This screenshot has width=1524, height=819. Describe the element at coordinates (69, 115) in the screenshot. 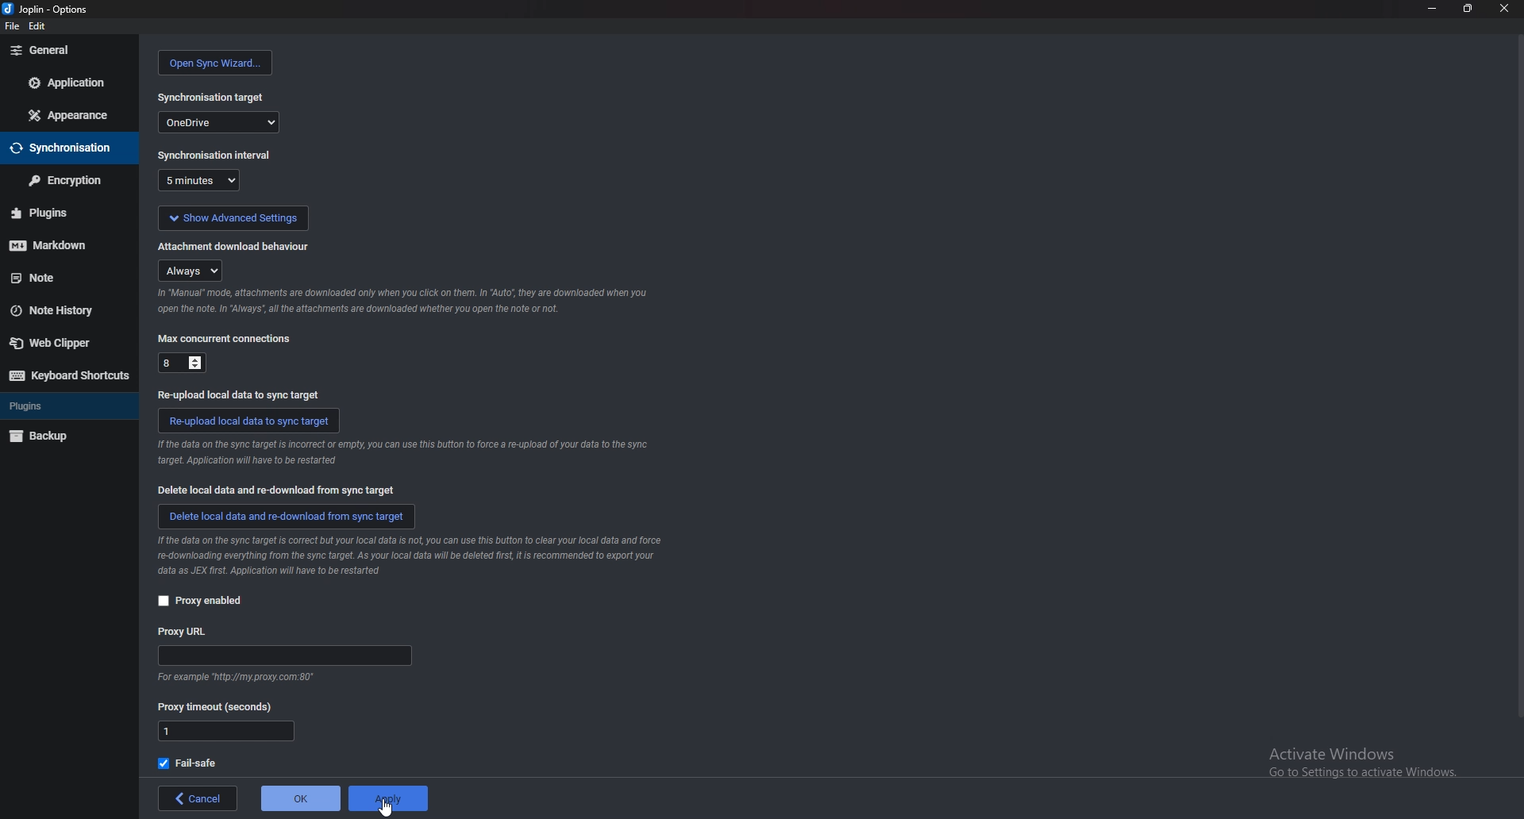

I see `appearance` at that location.